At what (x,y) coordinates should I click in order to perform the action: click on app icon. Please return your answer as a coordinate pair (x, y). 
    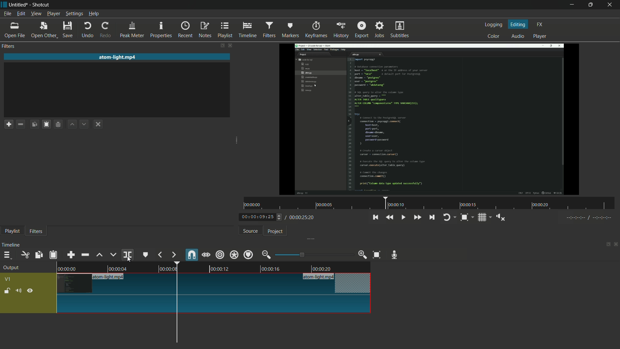
    Looking at the image, I should click on (4, 5).